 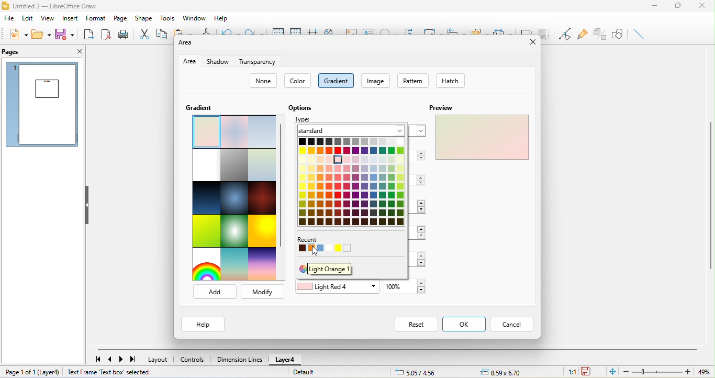 What do you see at coordinates (218, 61) in the screenshot?
I see `shadow` at bounding box center [218, 61].